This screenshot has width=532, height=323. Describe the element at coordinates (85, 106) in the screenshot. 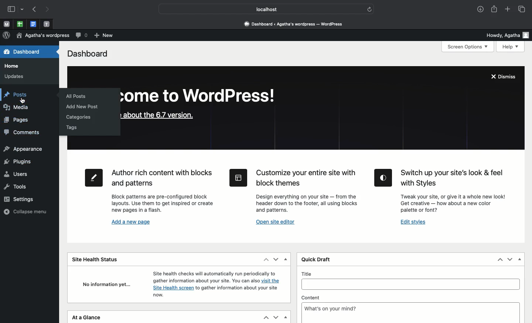

I see `Add new post` at that location.